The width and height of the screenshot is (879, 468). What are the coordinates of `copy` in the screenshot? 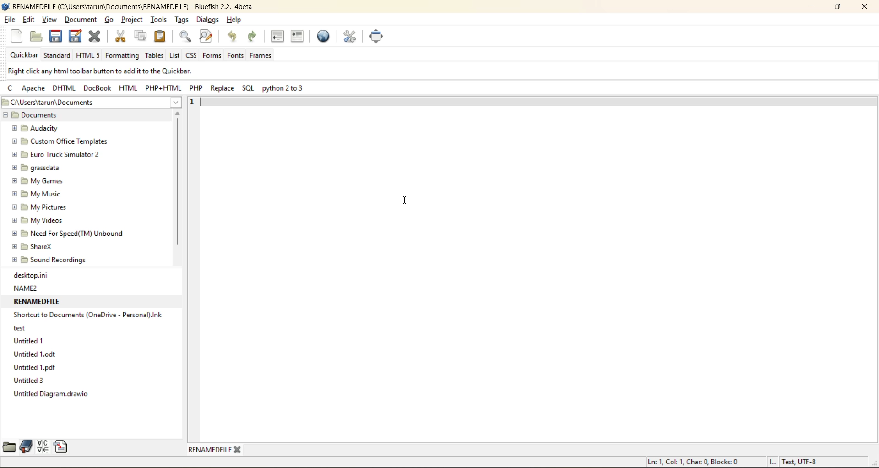 It's located at (141, 36).